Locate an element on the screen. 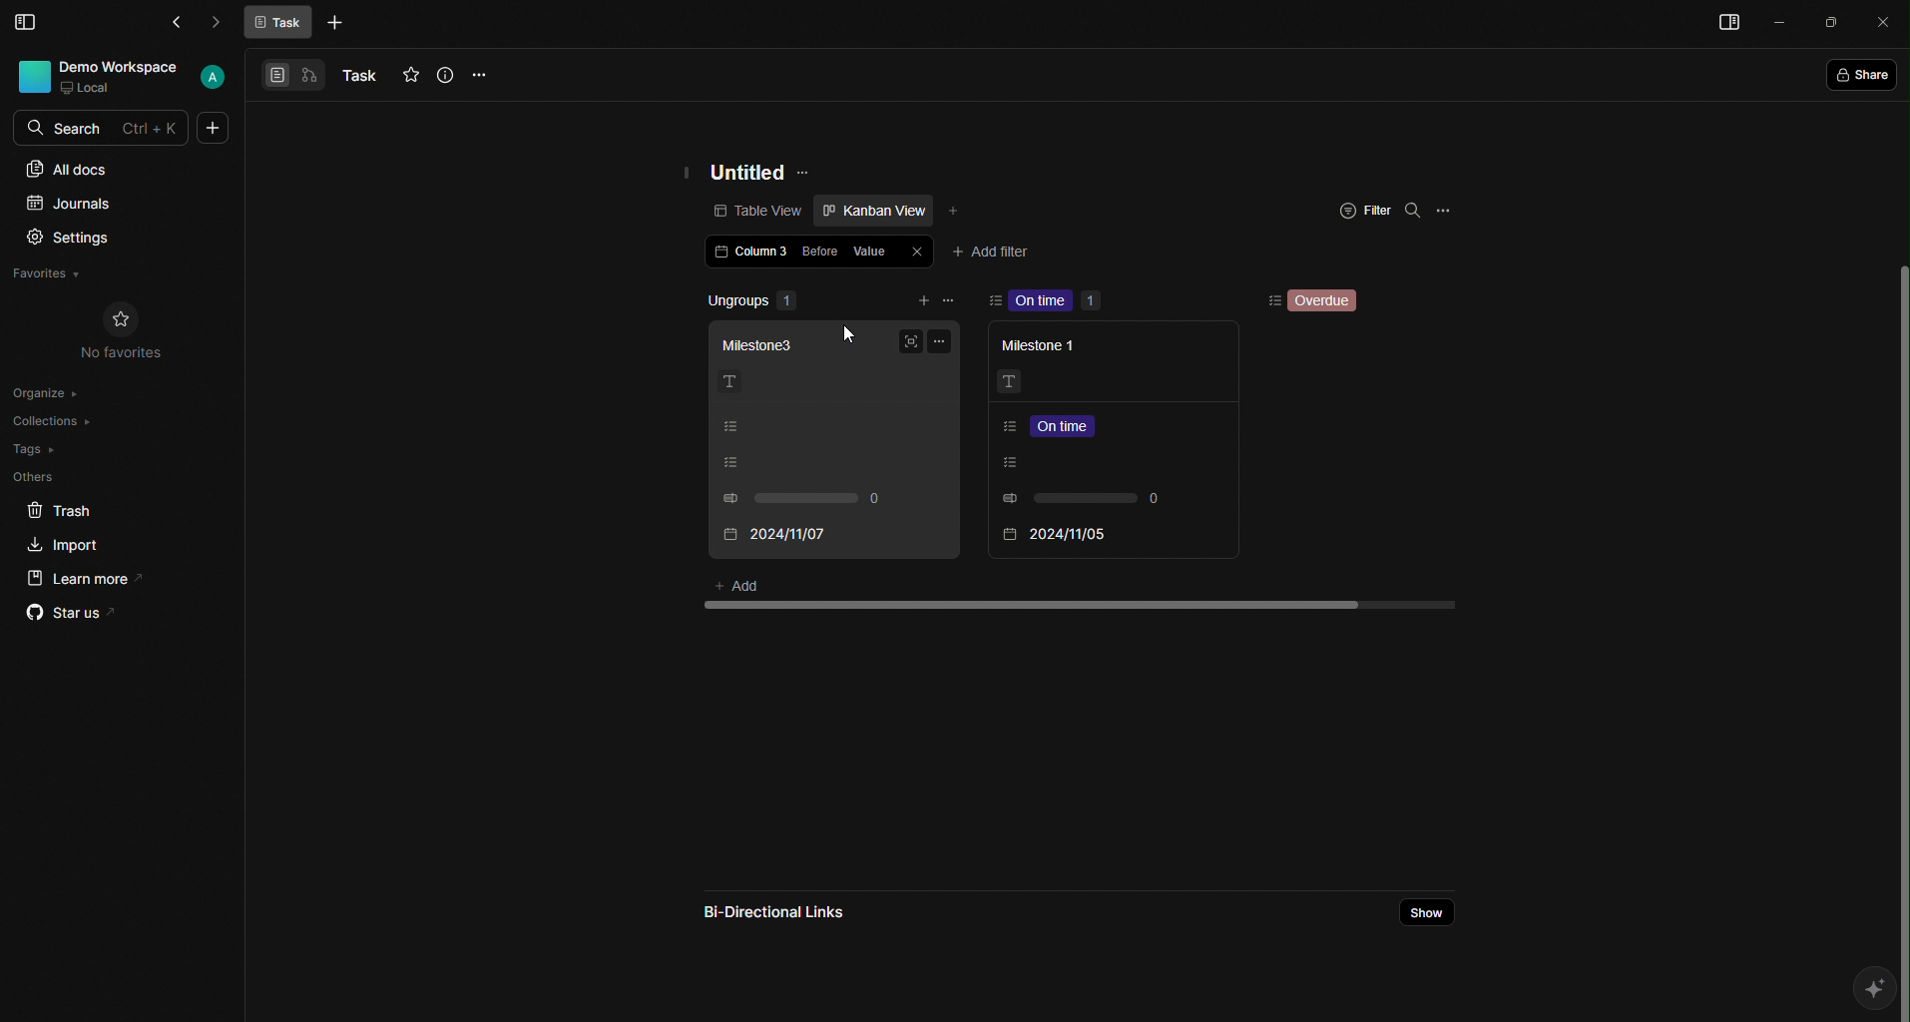 The width and height of the screenshot is (1910, 1022). More is located at coordinates (334, 25).